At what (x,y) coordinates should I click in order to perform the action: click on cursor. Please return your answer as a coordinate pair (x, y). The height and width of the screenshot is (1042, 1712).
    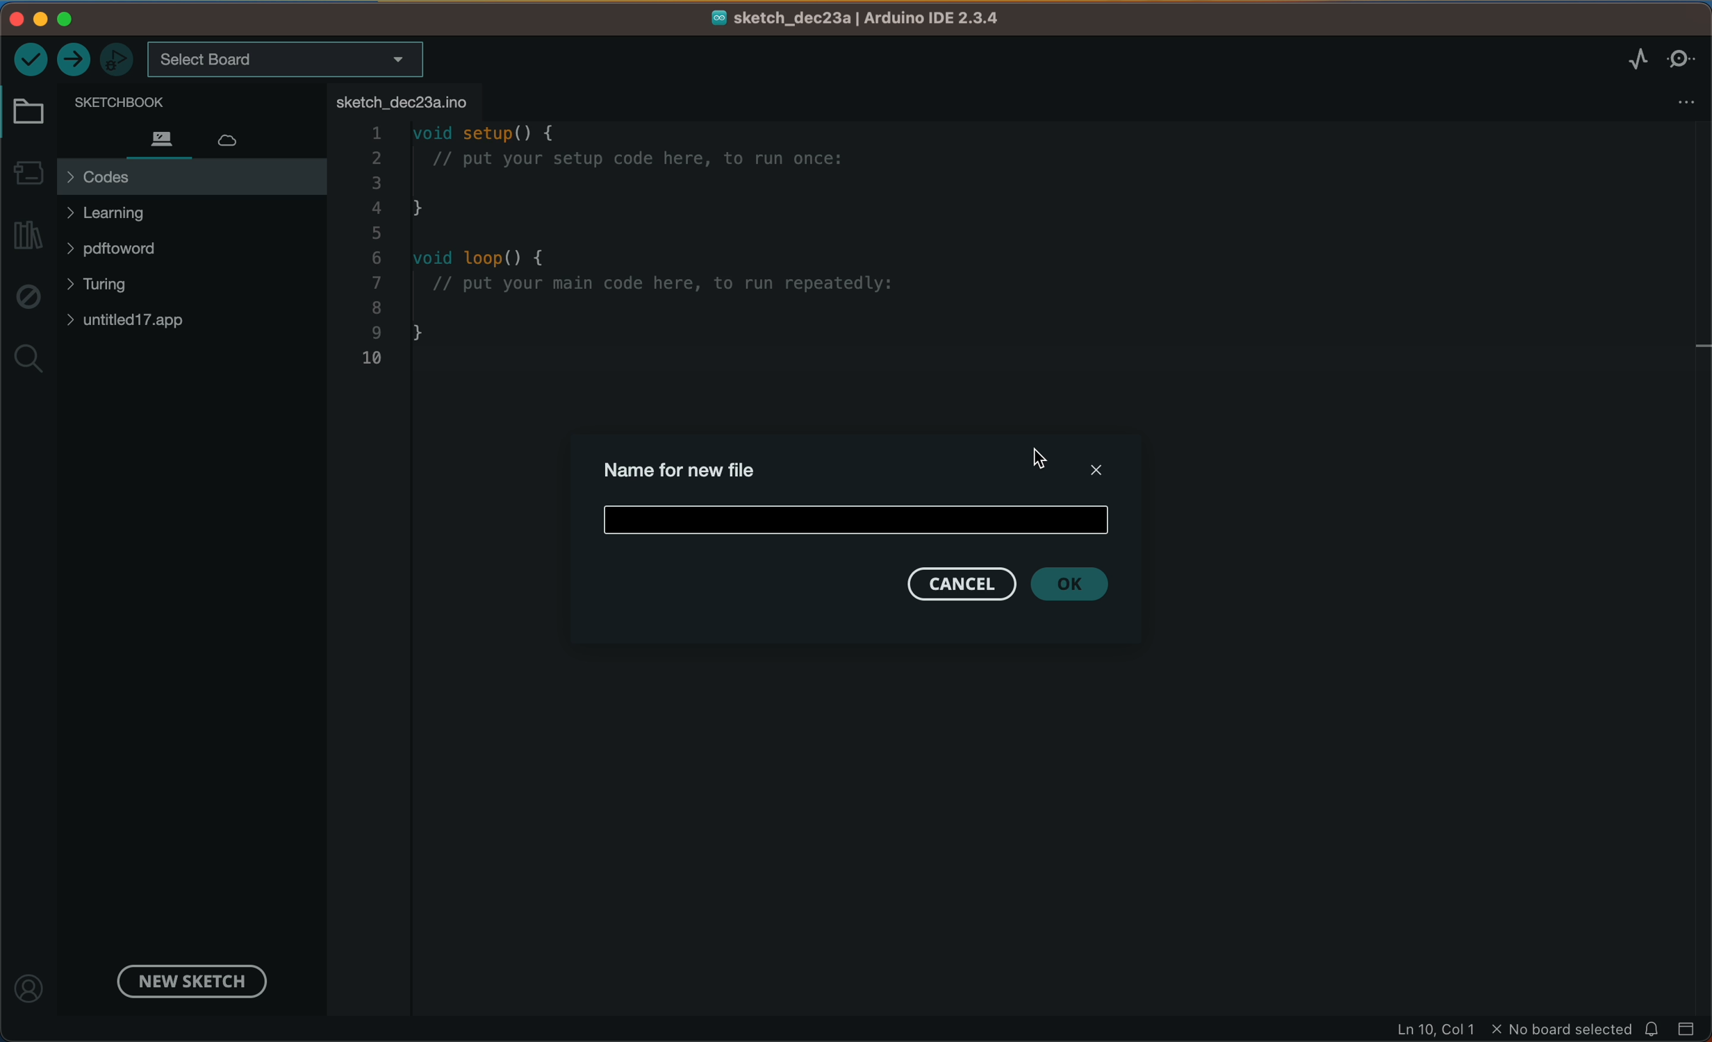
    Looking at the image, I should click on (1048, 463).